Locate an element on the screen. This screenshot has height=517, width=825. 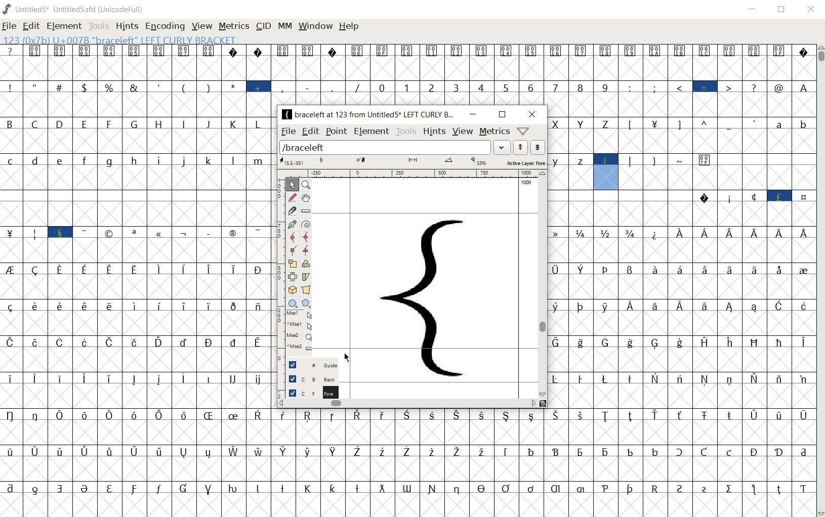
tools is located at coordinates (99, 27).